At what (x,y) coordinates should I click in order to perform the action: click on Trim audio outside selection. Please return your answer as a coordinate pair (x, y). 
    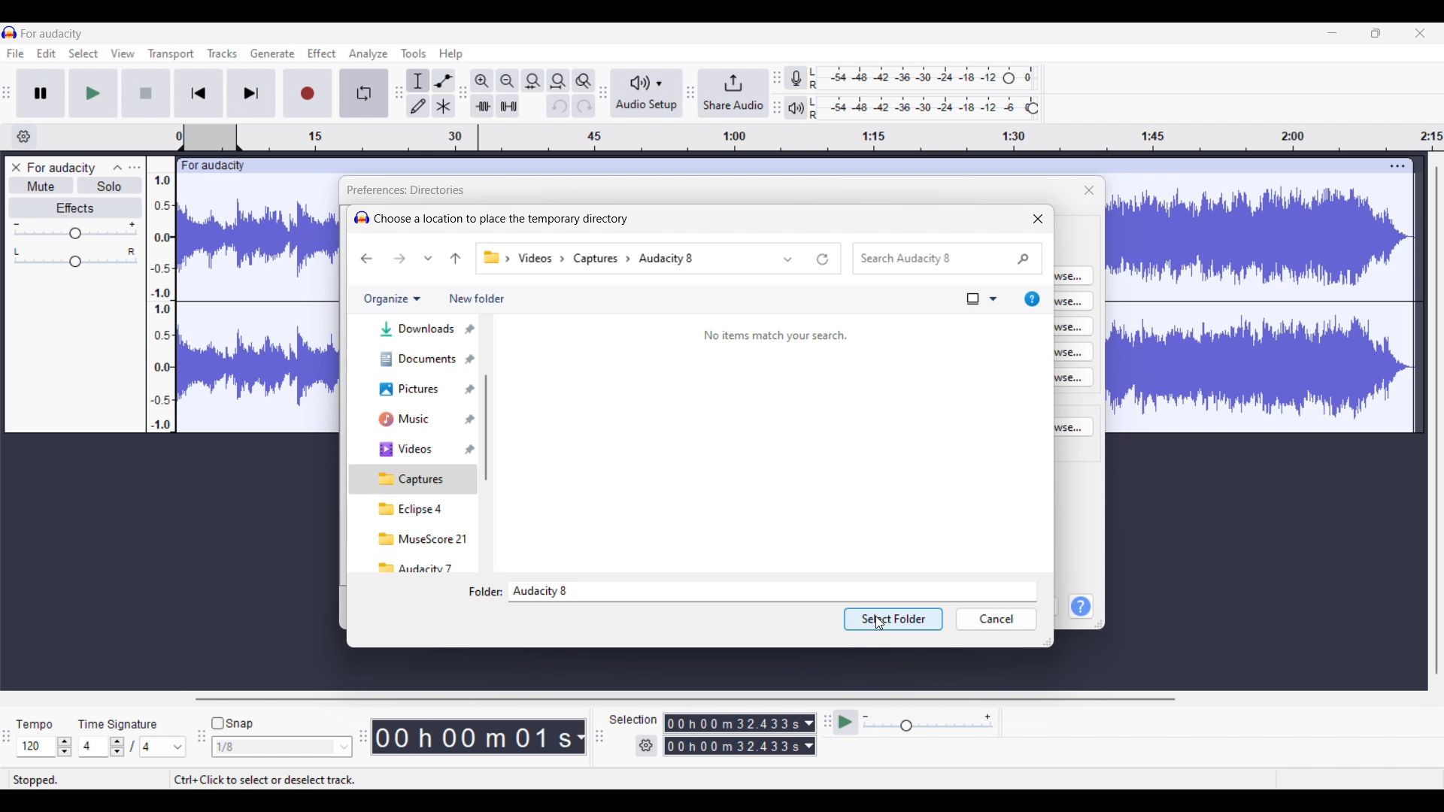
    Looking at the image, I should click on (482, 105).